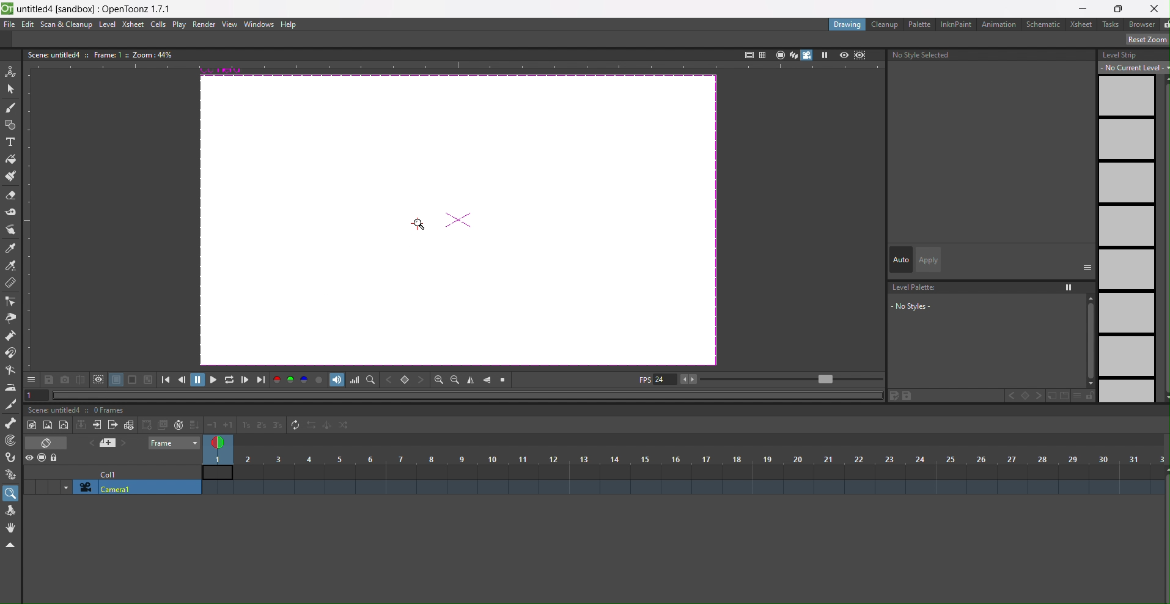 This screenshot has width=1170, height=604. Describe the element at coordinates (11, 457) in the screenshot. I see `hook tool` at that location.